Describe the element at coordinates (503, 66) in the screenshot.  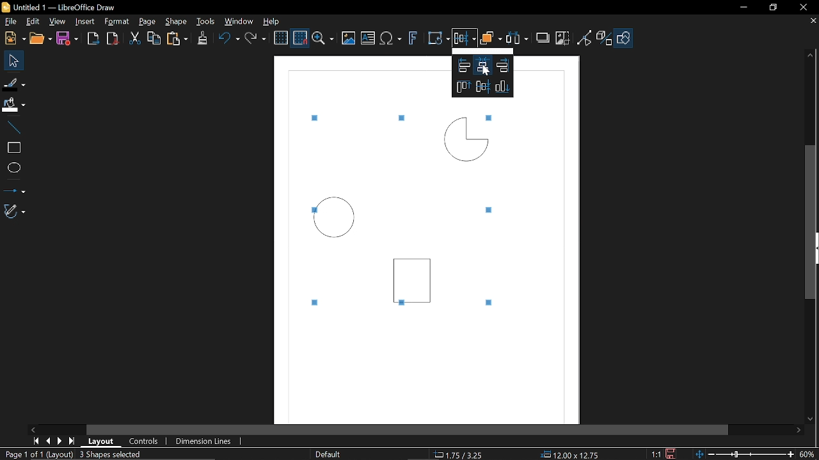
I see `Align right` at that location.